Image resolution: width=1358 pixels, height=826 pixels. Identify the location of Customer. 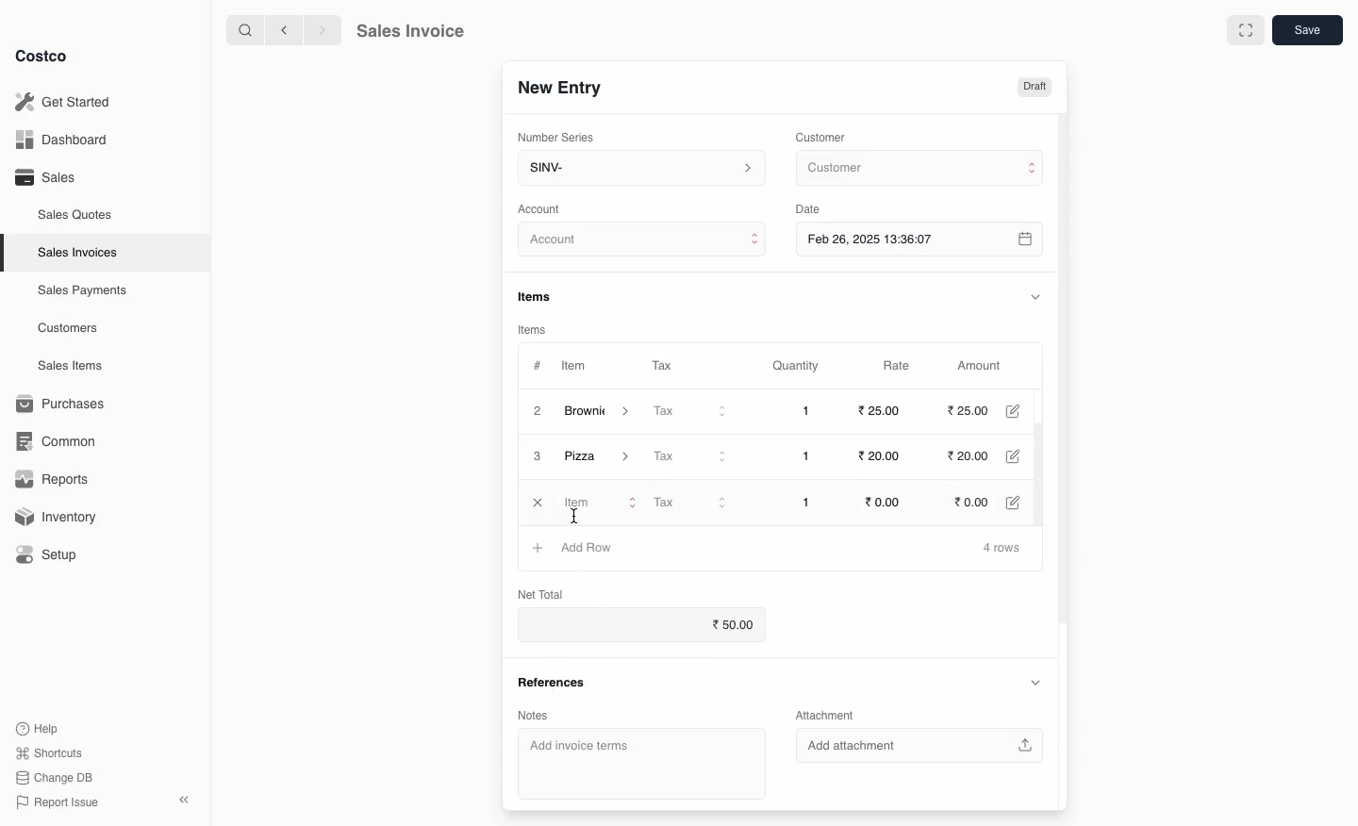
(823, 136).